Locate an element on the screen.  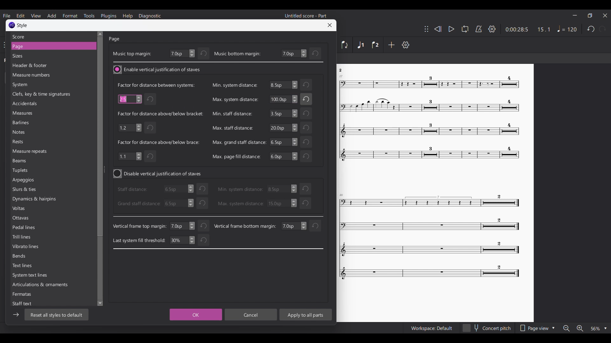
change value is located at coordinates (293, 226).